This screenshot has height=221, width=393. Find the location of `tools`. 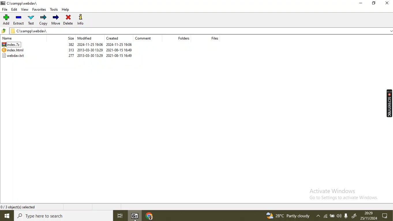

tools is located at coordinates (54, 10).